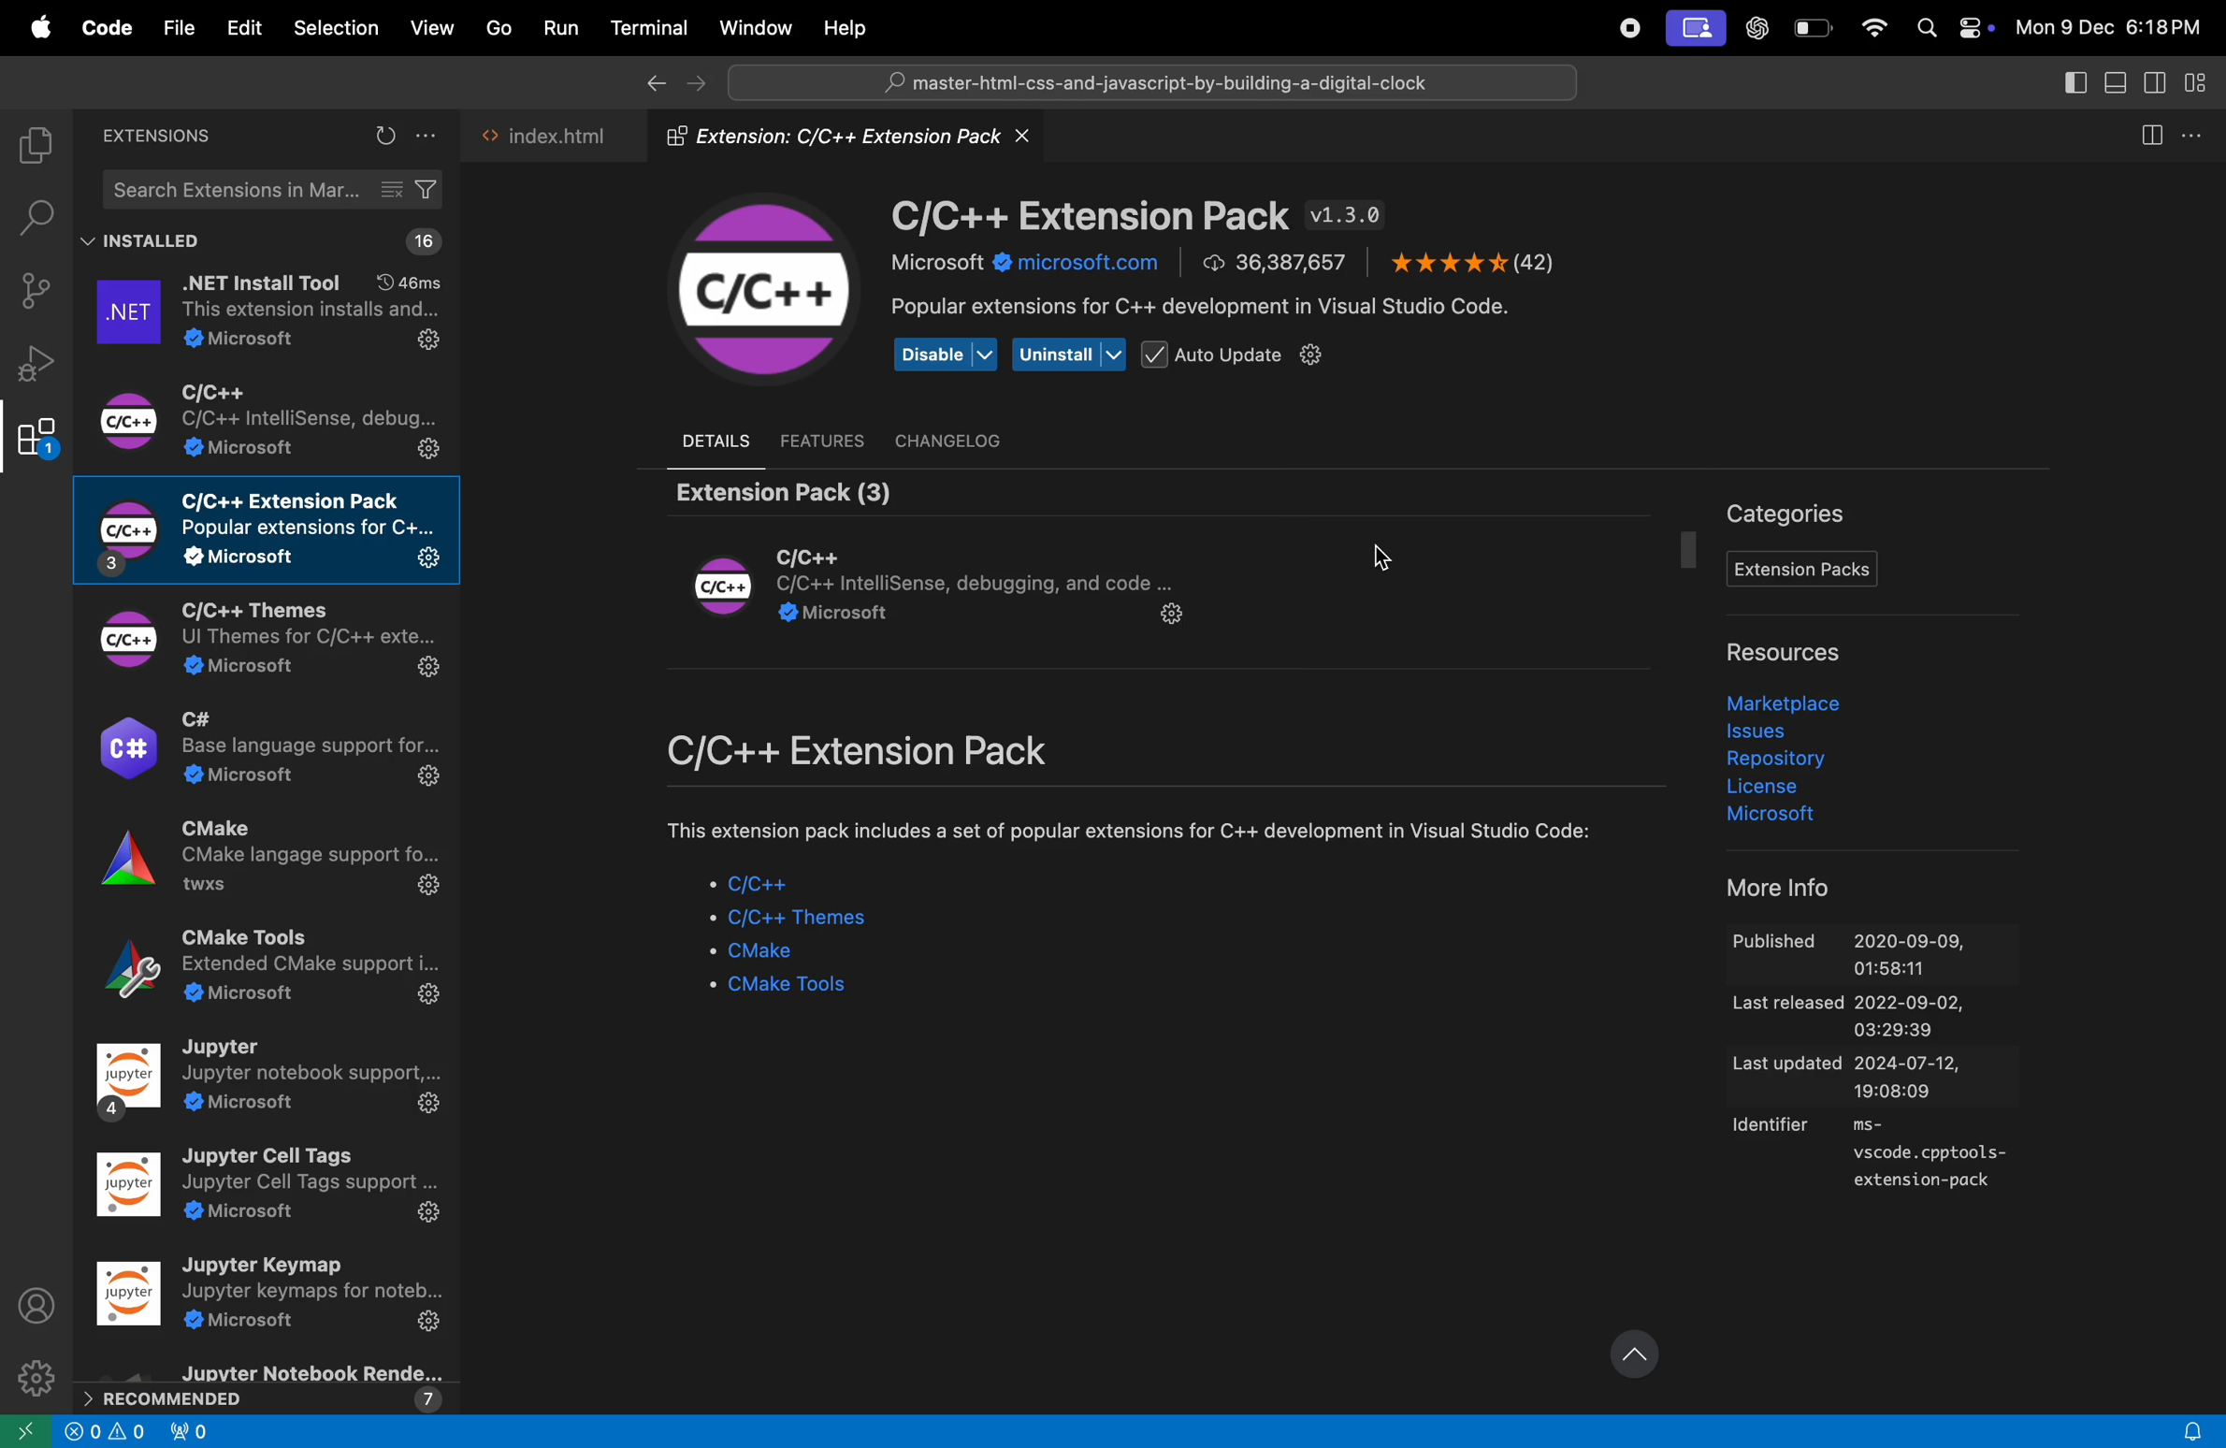 This screenshot has height=1448, width=2226. I want to click on record, so click(1620, 28).